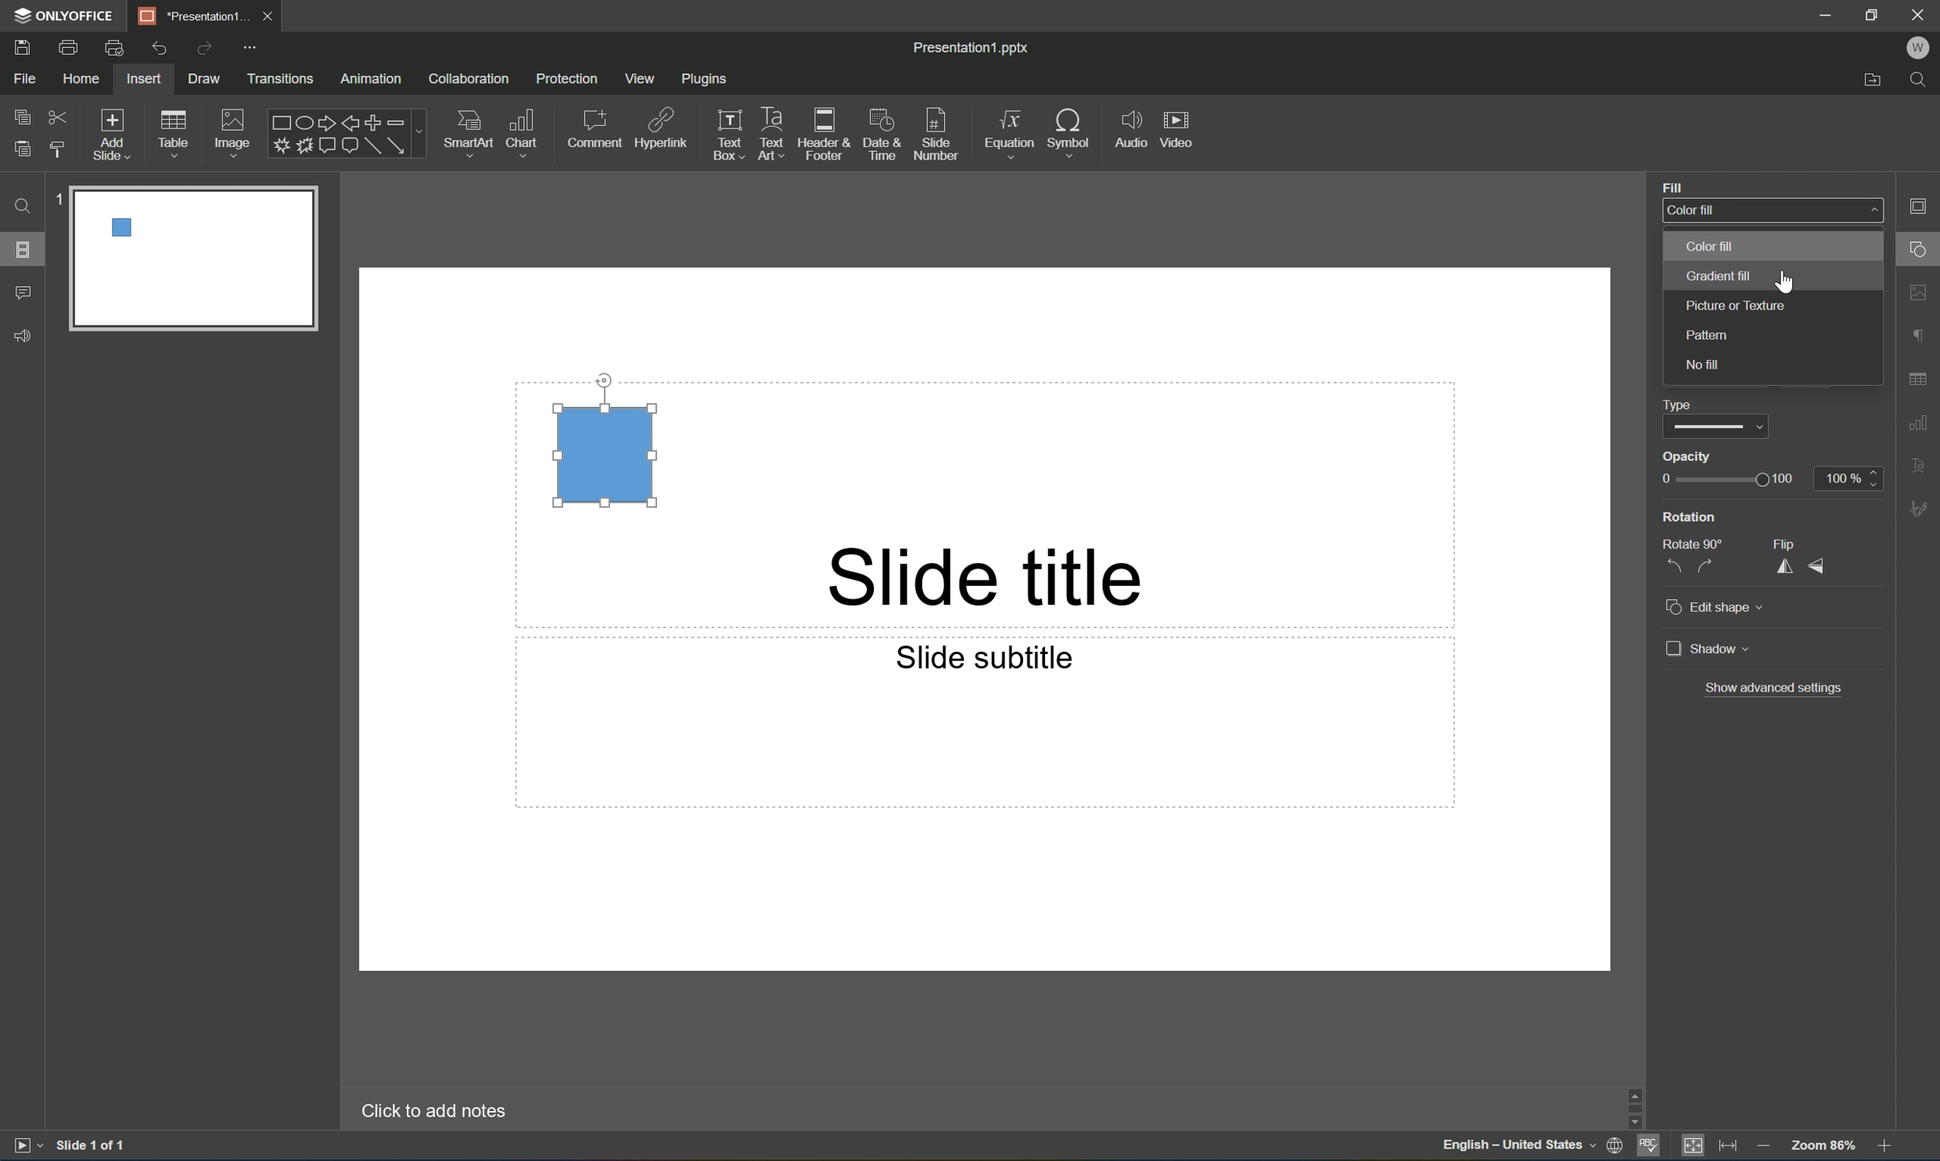 The width and height of the screenshot is (1940, 1161). Describe the element at coordinates (1715, 428) in the screenshot. I see `Type` at that location.